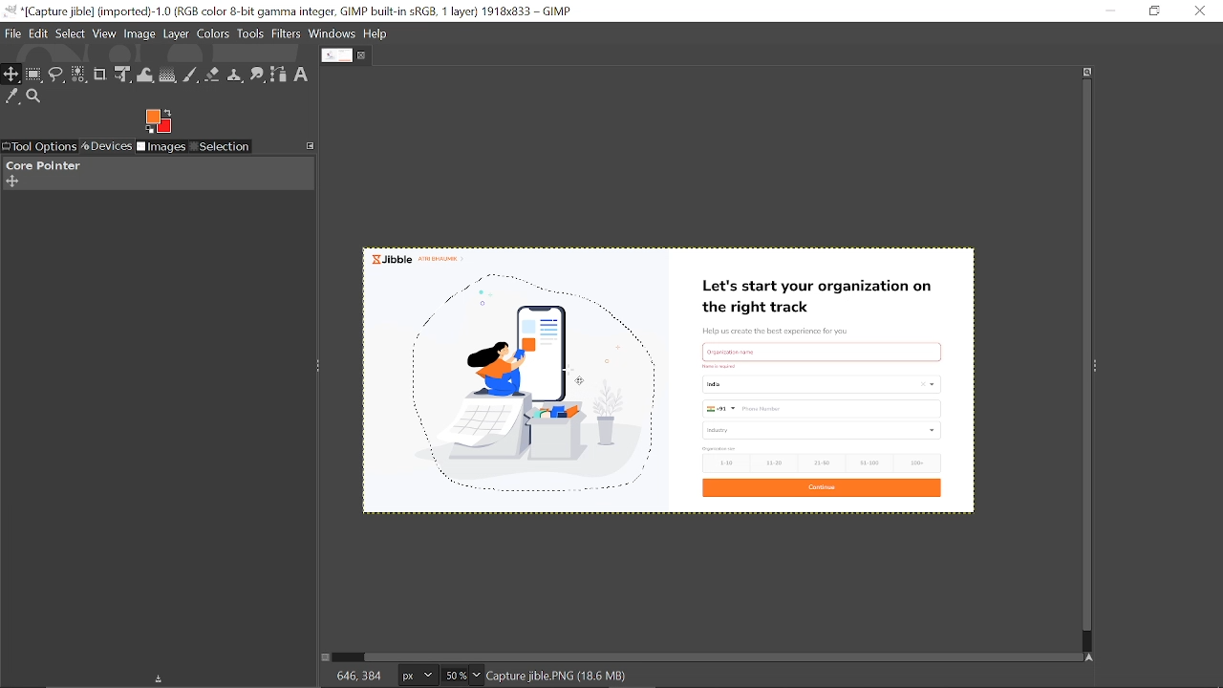 Image resolution: width=1223 pixels, height=688 pixels. What do you see at coordinates (363, 55) in the screenshot?
I see `Close tab` at bounding box center [363, 55].